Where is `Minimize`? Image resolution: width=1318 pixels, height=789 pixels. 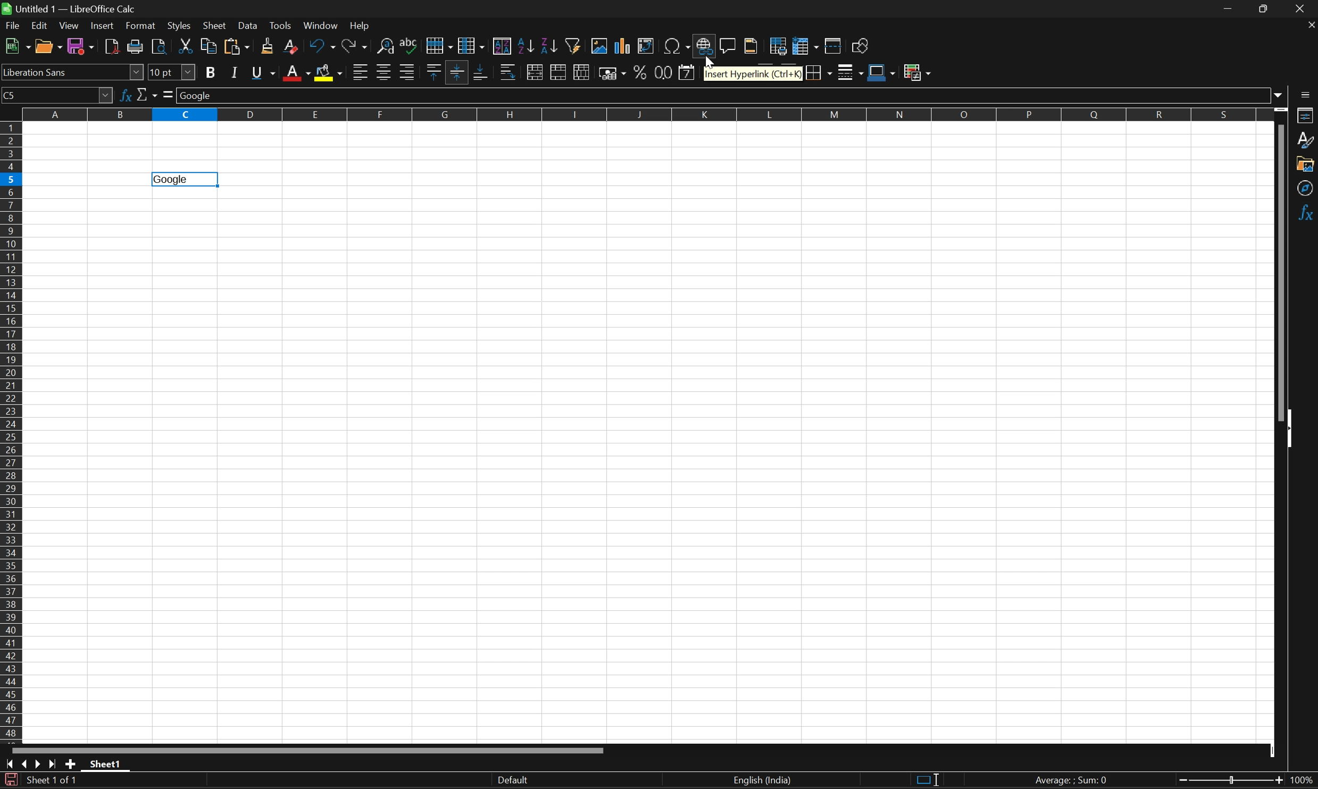
Minimize is located at coordinates (1229, 9).